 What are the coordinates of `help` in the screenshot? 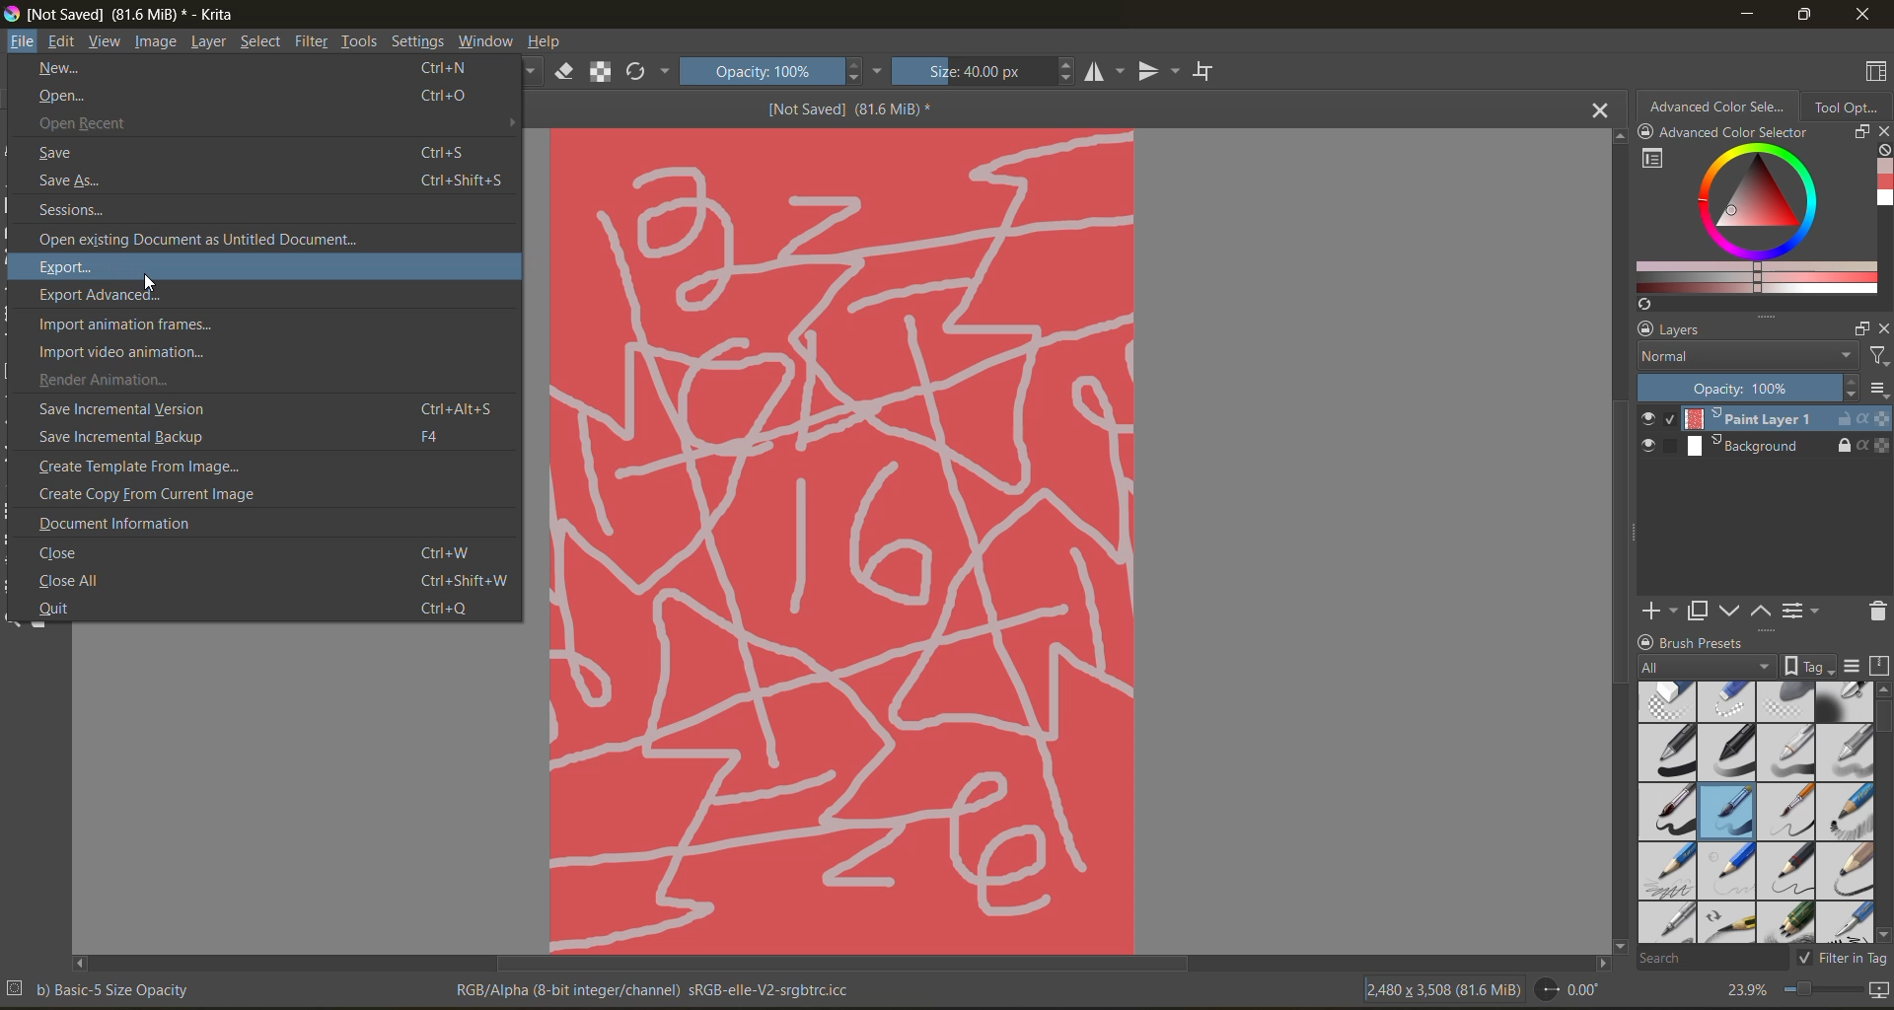 It's located at (545, 43).